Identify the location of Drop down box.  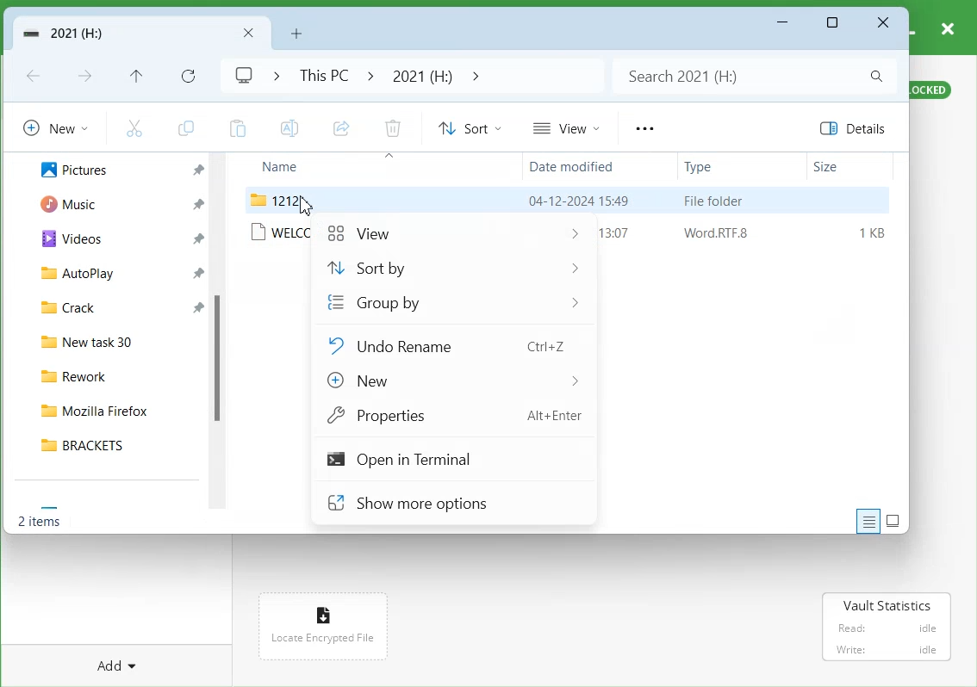
(370, 75).